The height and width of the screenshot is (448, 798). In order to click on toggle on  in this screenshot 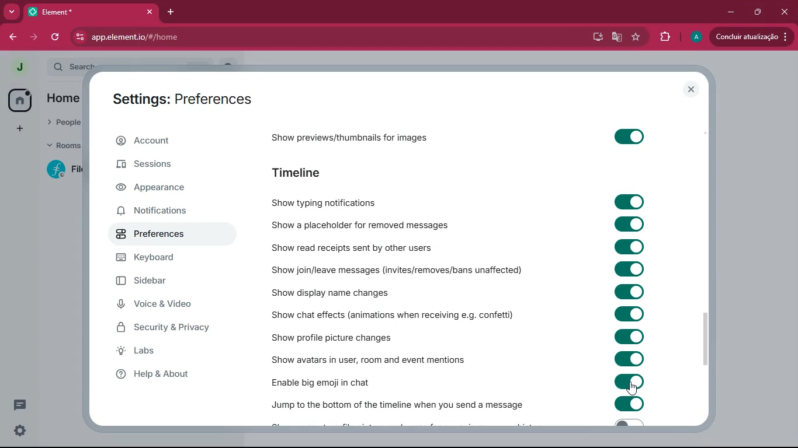, I will do `click(631, 201)`.